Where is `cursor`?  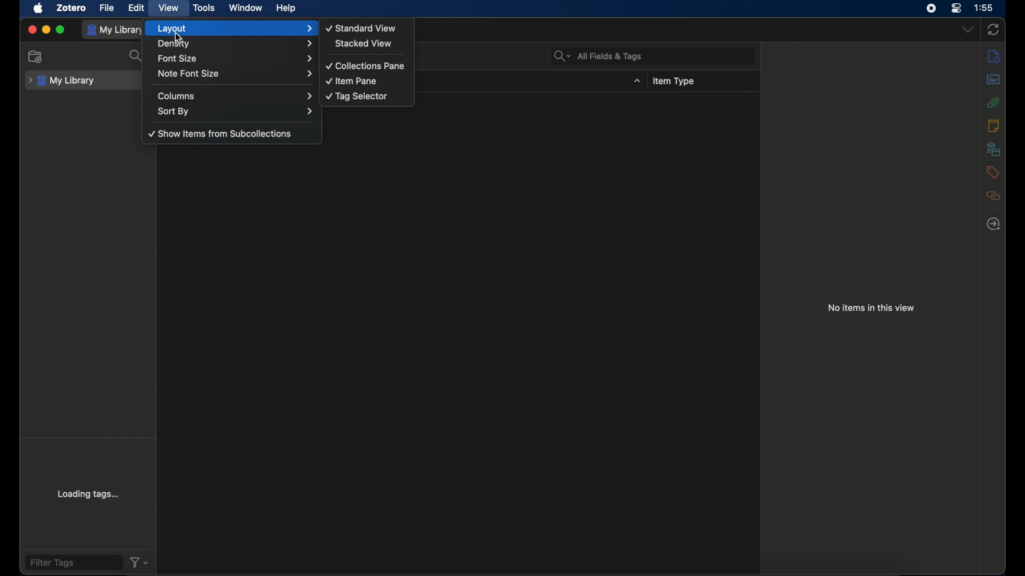
cursor is located at coordinates (178, 37).